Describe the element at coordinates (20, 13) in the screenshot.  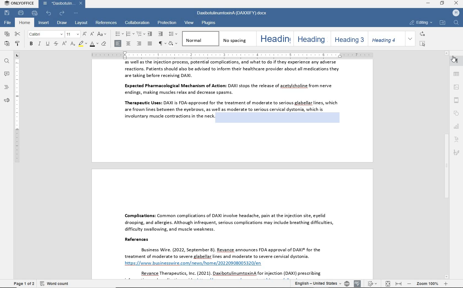
I see `print` at that location.